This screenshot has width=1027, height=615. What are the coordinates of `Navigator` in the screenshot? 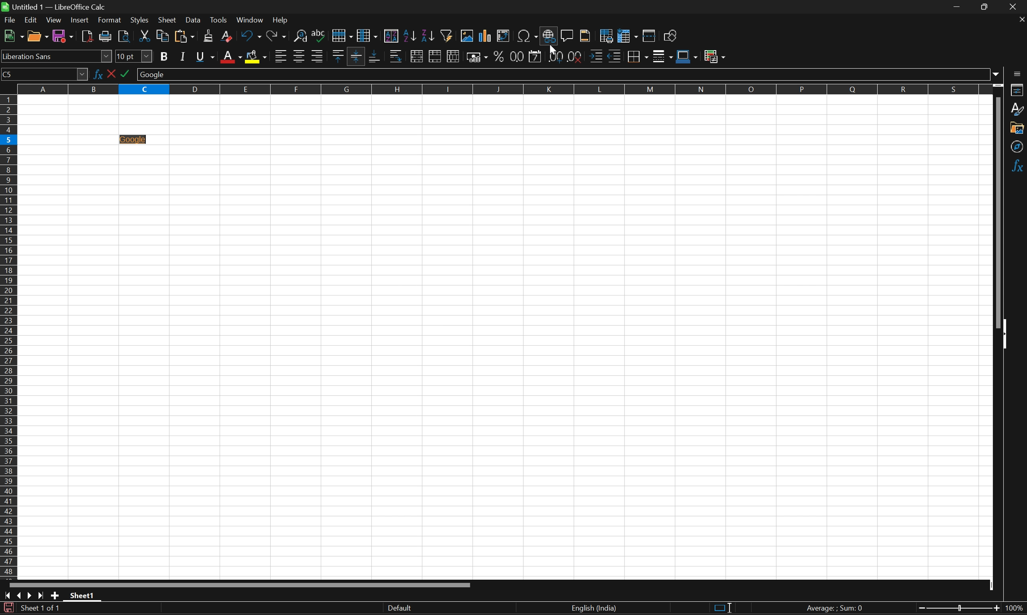 It's located at (1018, 147).